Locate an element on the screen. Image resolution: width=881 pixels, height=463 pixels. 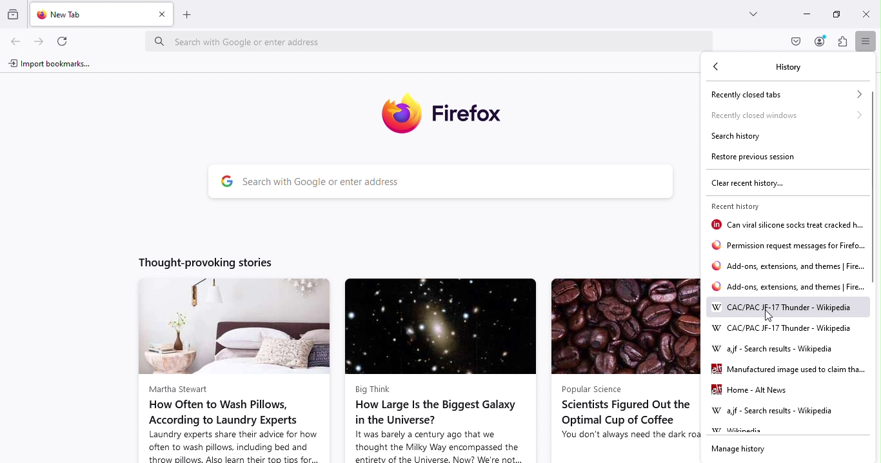
news article from big think is located at coordinates (439, 369).